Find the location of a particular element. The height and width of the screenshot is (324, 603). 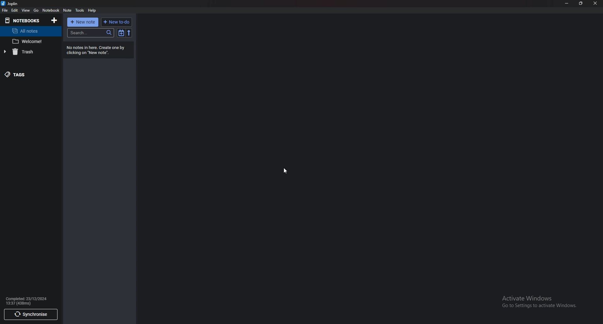

File is located at coordinates (6, 11).